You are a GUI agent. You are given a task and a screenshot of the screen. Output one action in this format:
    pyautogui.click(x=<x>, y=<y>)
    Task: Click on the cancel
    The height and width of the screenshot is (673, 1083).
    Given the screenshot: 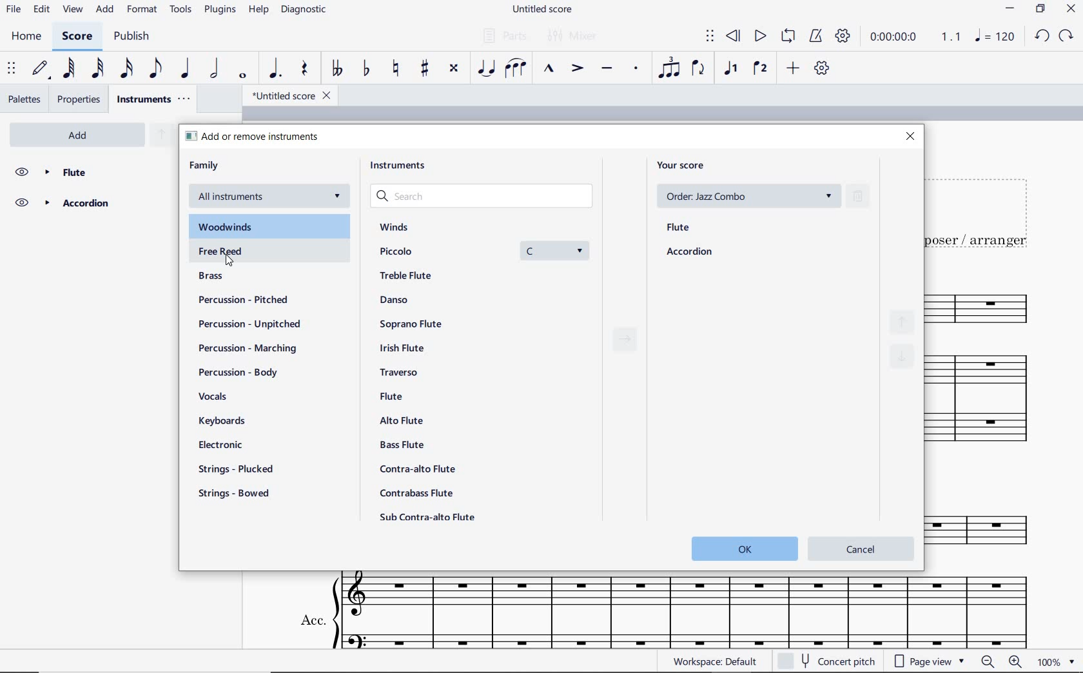 What is the action you would take?
    pyautogui.click(x=861, y=547)
    